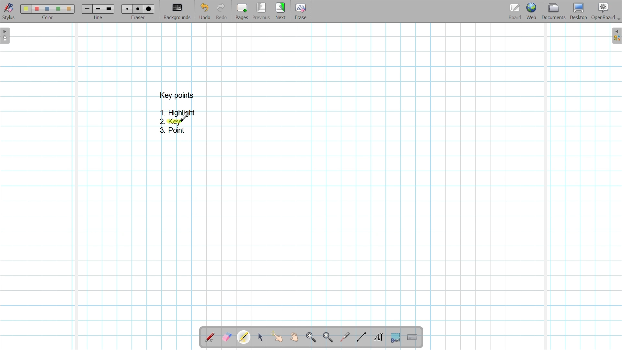 This screenshot has width=622, height=350. What do you see at coordinates (605, 12) in the screenshot?
I see `OpenBoard` at bounding box center [605, 12].